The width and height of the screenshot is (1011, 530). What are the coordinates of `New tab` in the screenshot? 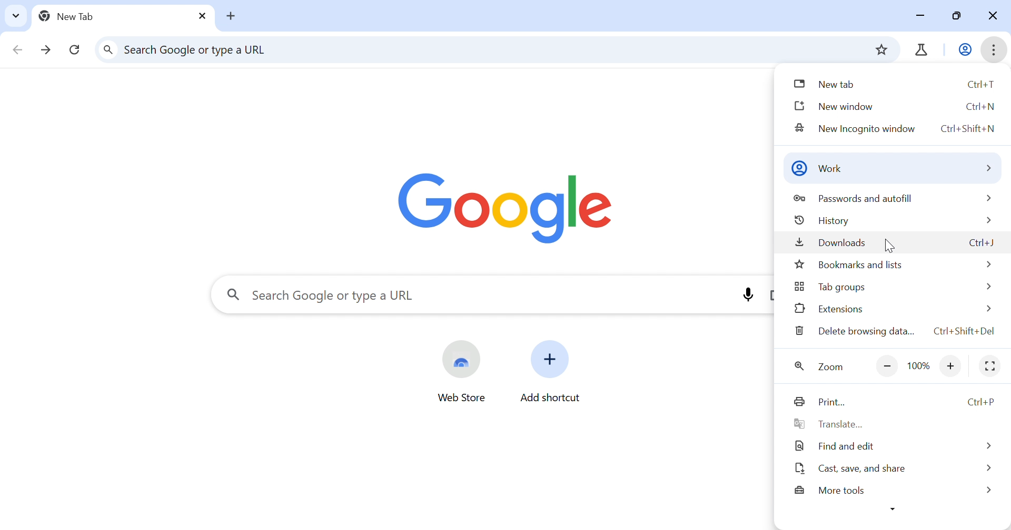 It's located at (232, 17).